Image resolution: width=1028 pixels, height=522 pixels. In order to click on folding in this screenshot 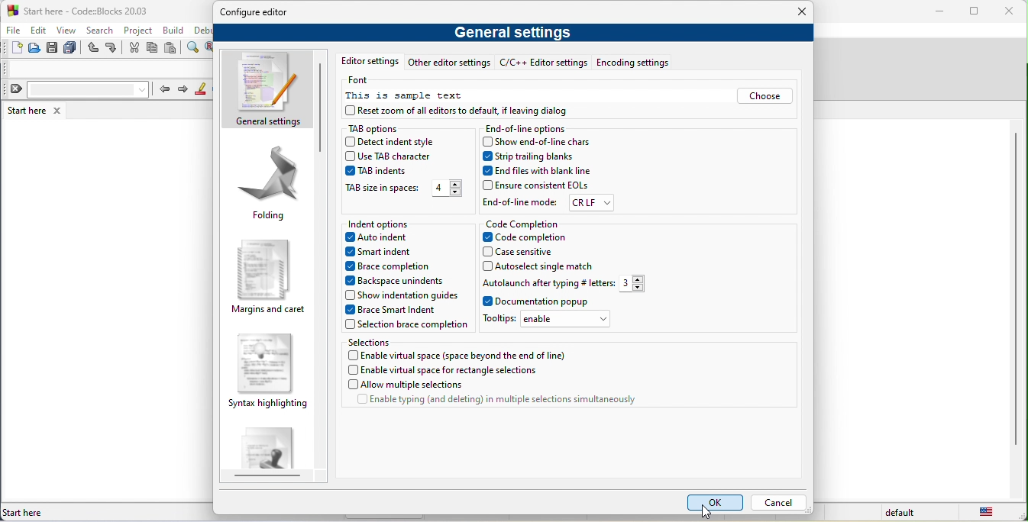, I will do `click(271, 185)`.